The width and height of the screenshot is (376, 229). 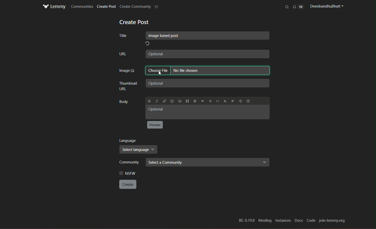 What do you see at coordinates (232, 101) in the screenshot?
I see `superscript` at bounding box center [232, 101].